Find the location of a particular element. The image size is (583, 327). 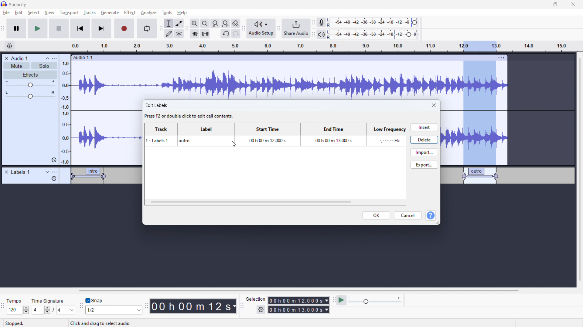

cancel is located at coordinates (408, 216).